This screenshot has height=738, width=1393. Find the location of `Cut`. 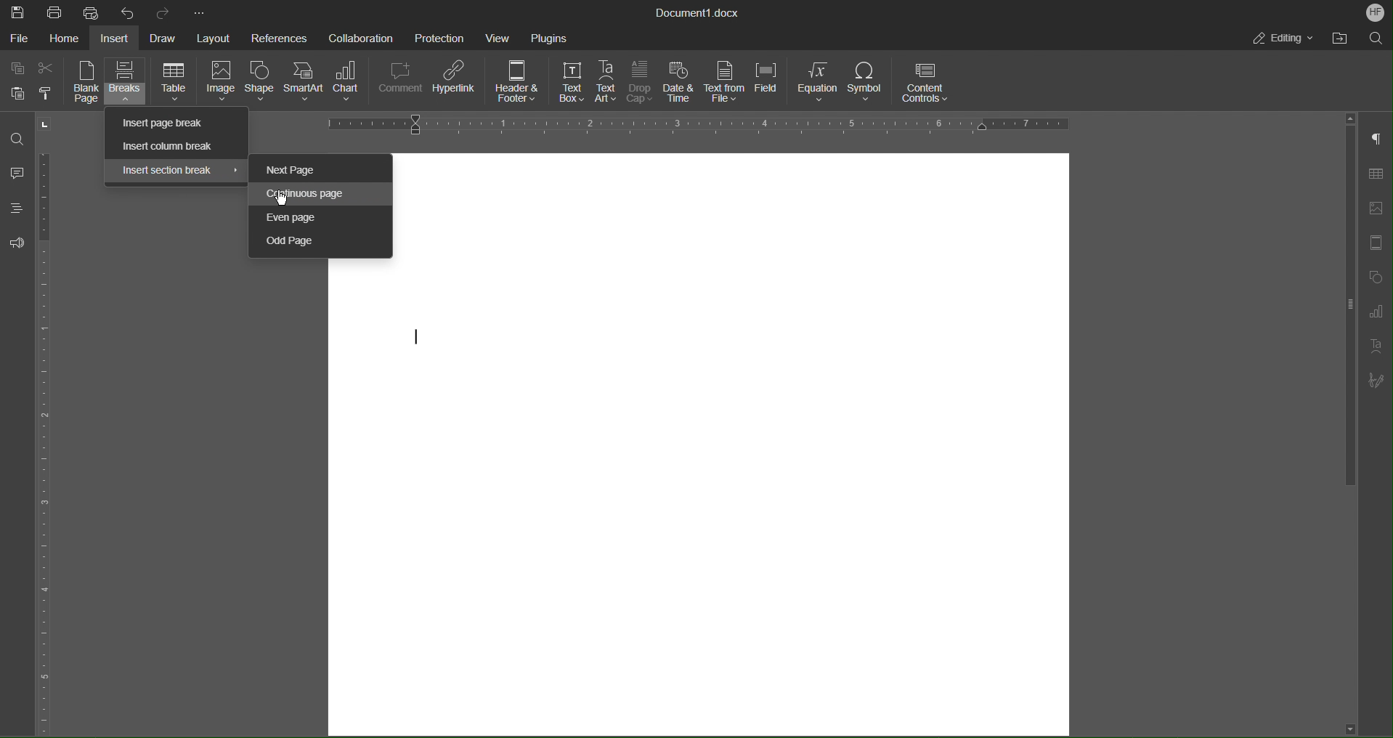

Cut is located at coordinates (47, 68).